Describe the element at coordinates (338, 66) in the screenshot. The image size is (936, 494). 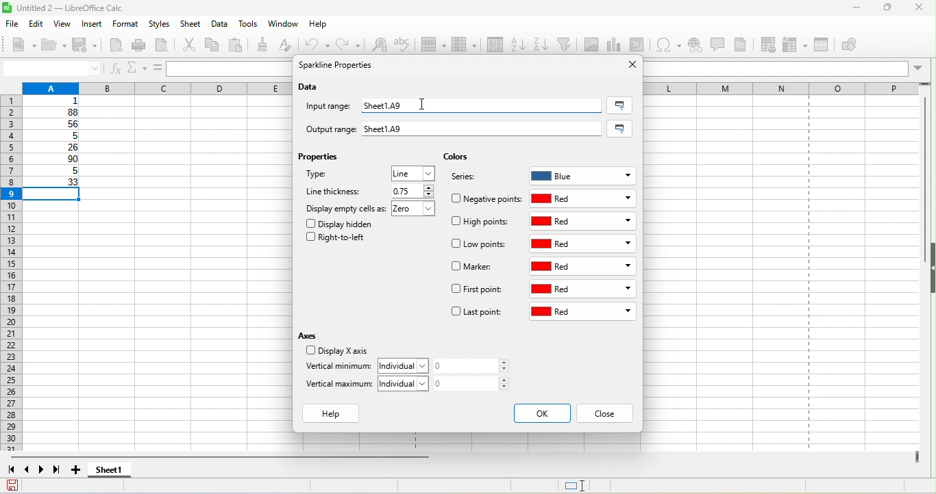
I see `sparkline properties` at that location.